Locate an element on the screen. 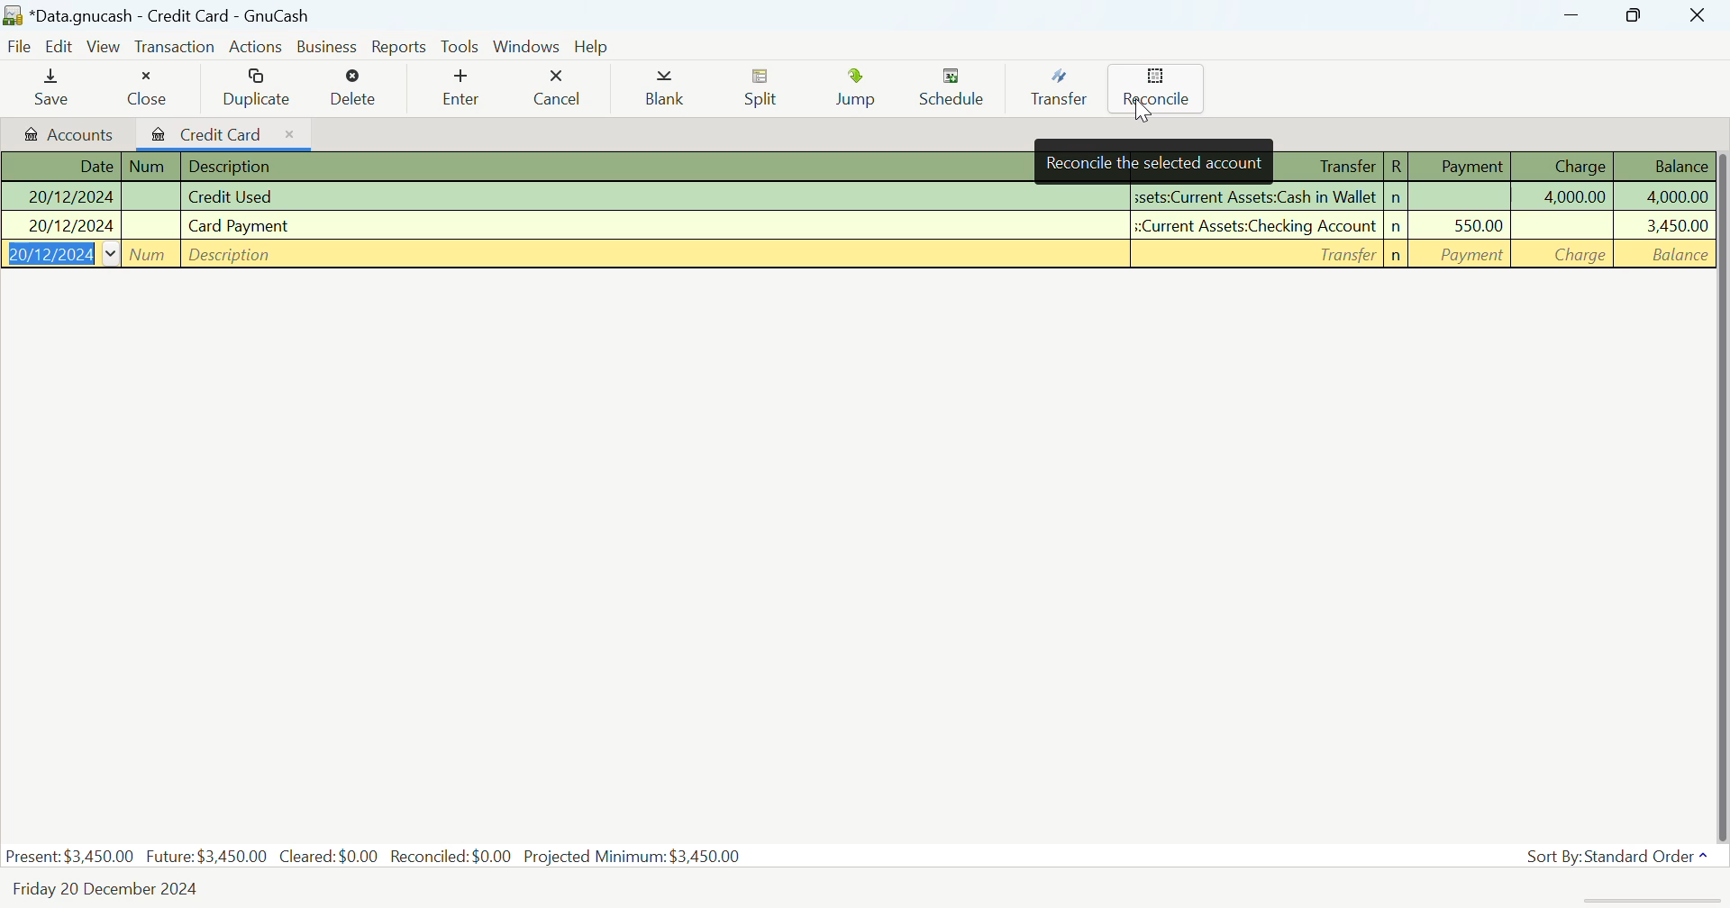 The width and height of the screenshot is (1730, 908). Blank is located at coordinates (669, 87).